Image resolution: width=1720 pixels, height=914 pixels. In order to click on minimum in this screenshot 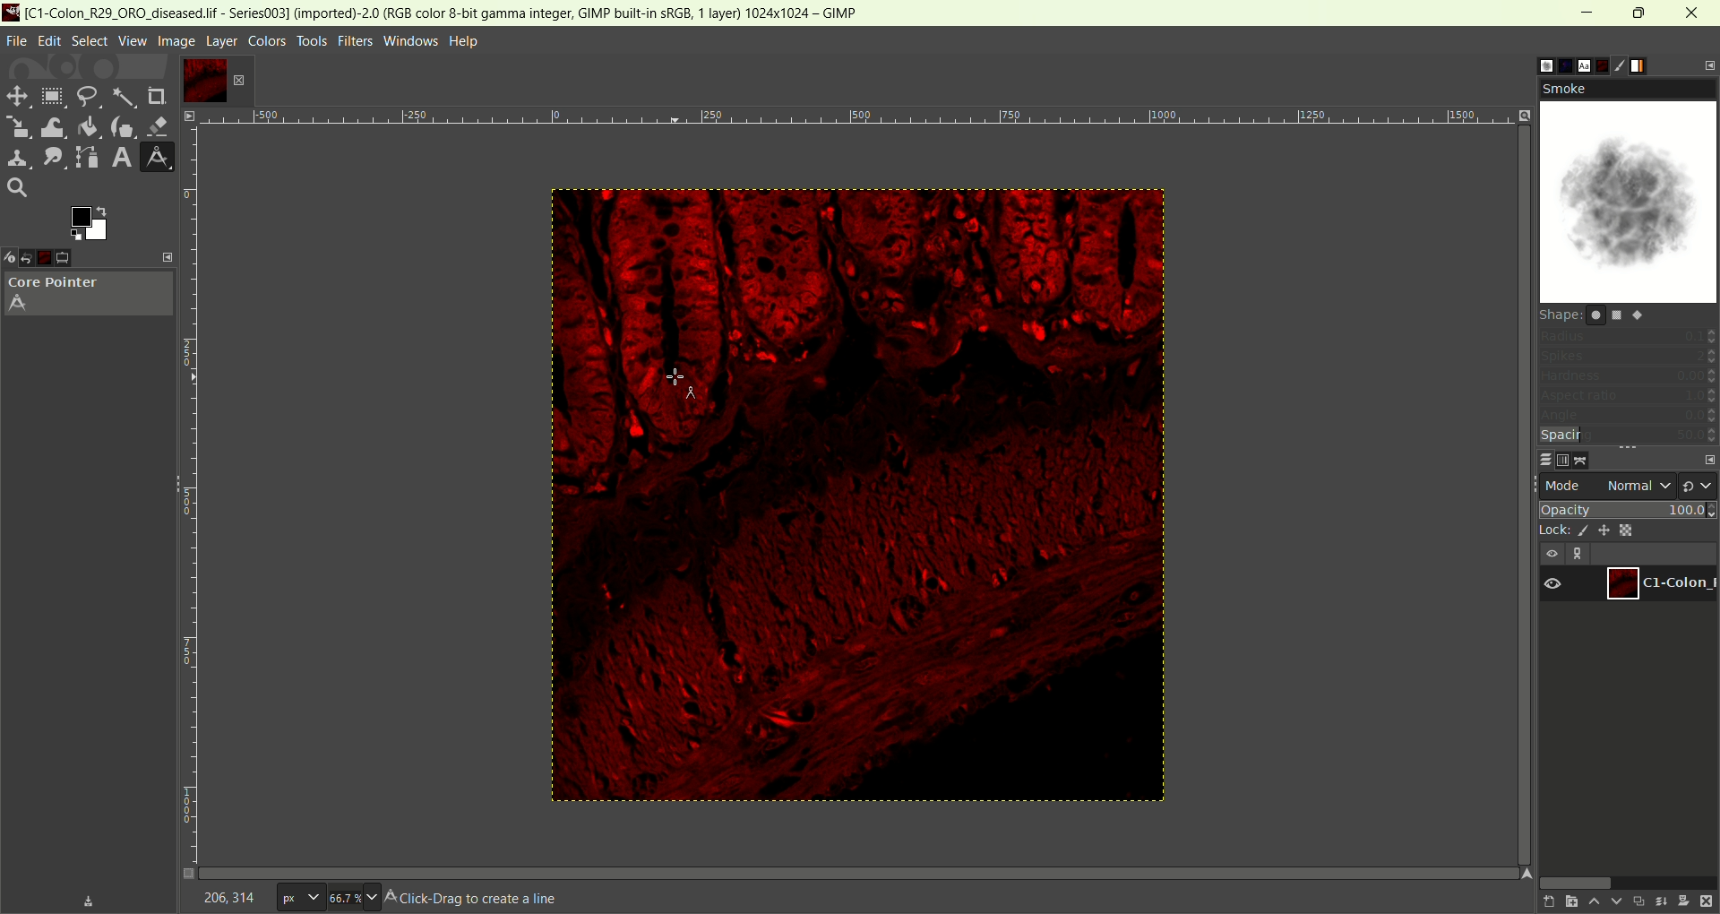, I will do `click(1587, 13)`.